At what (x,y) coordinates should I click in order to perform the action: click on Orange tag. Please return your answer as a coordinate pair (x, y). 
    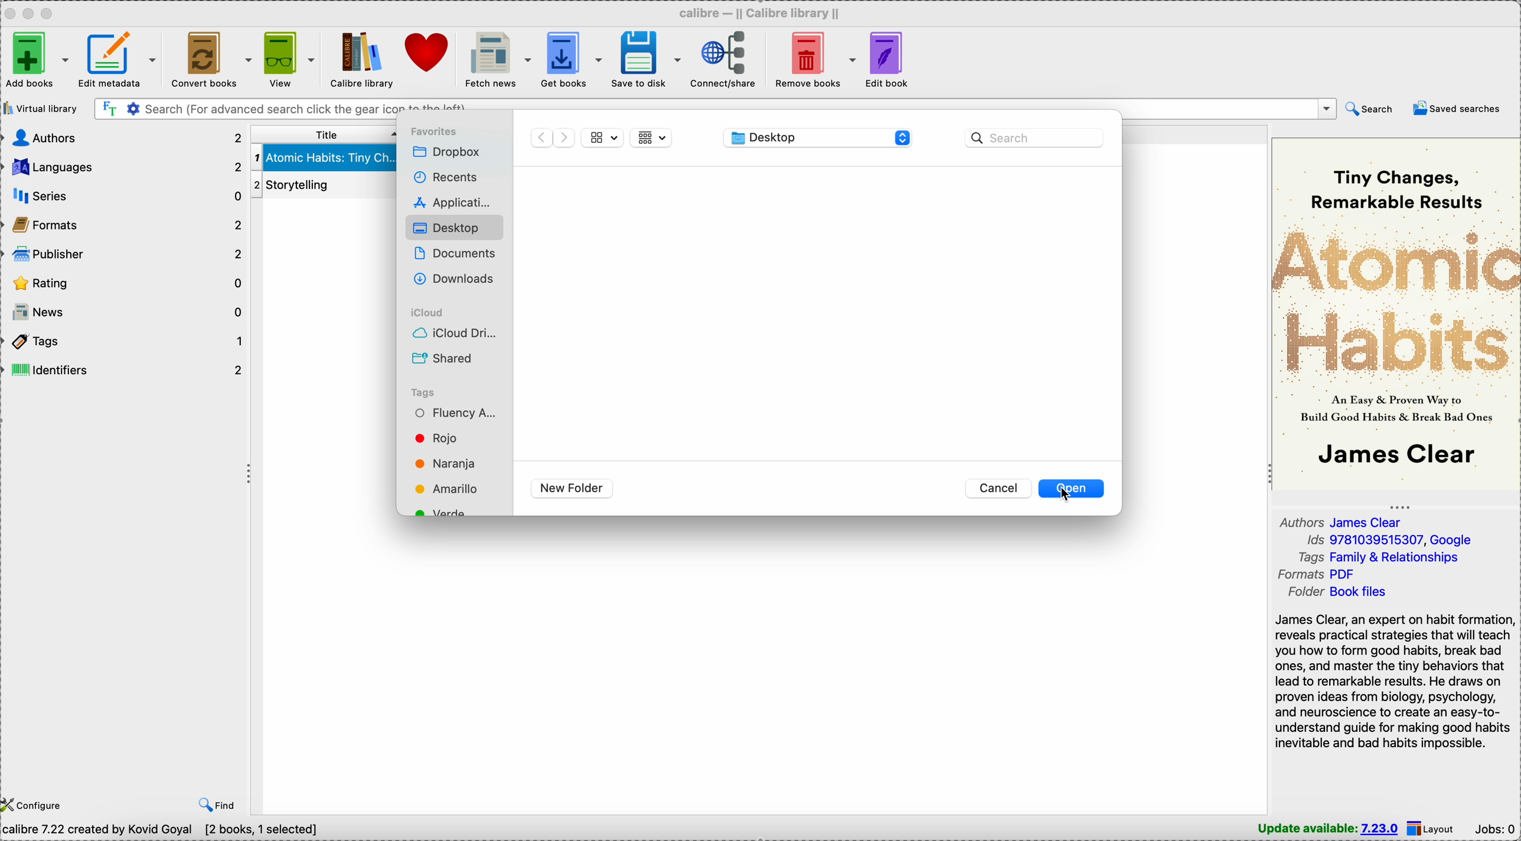
    Looking at the image, I should click on (443, 465).